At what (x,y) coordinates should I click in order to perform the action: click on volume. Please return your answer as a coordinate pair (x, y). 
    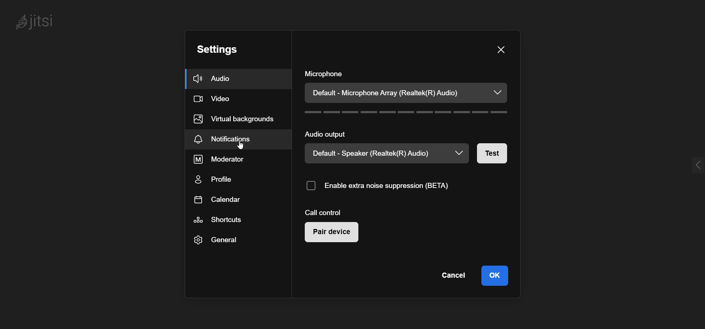
    Looking at the image, I should click on (410, 112).